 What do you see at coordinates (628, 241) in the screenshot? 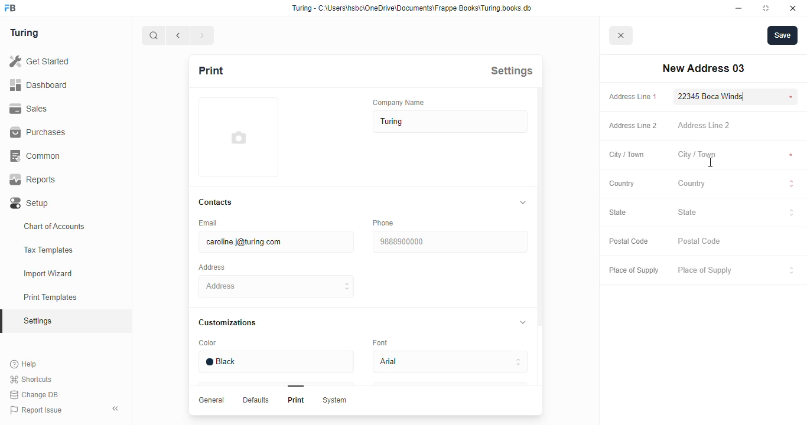
I see `postal code` at bounding box center [628, 241].